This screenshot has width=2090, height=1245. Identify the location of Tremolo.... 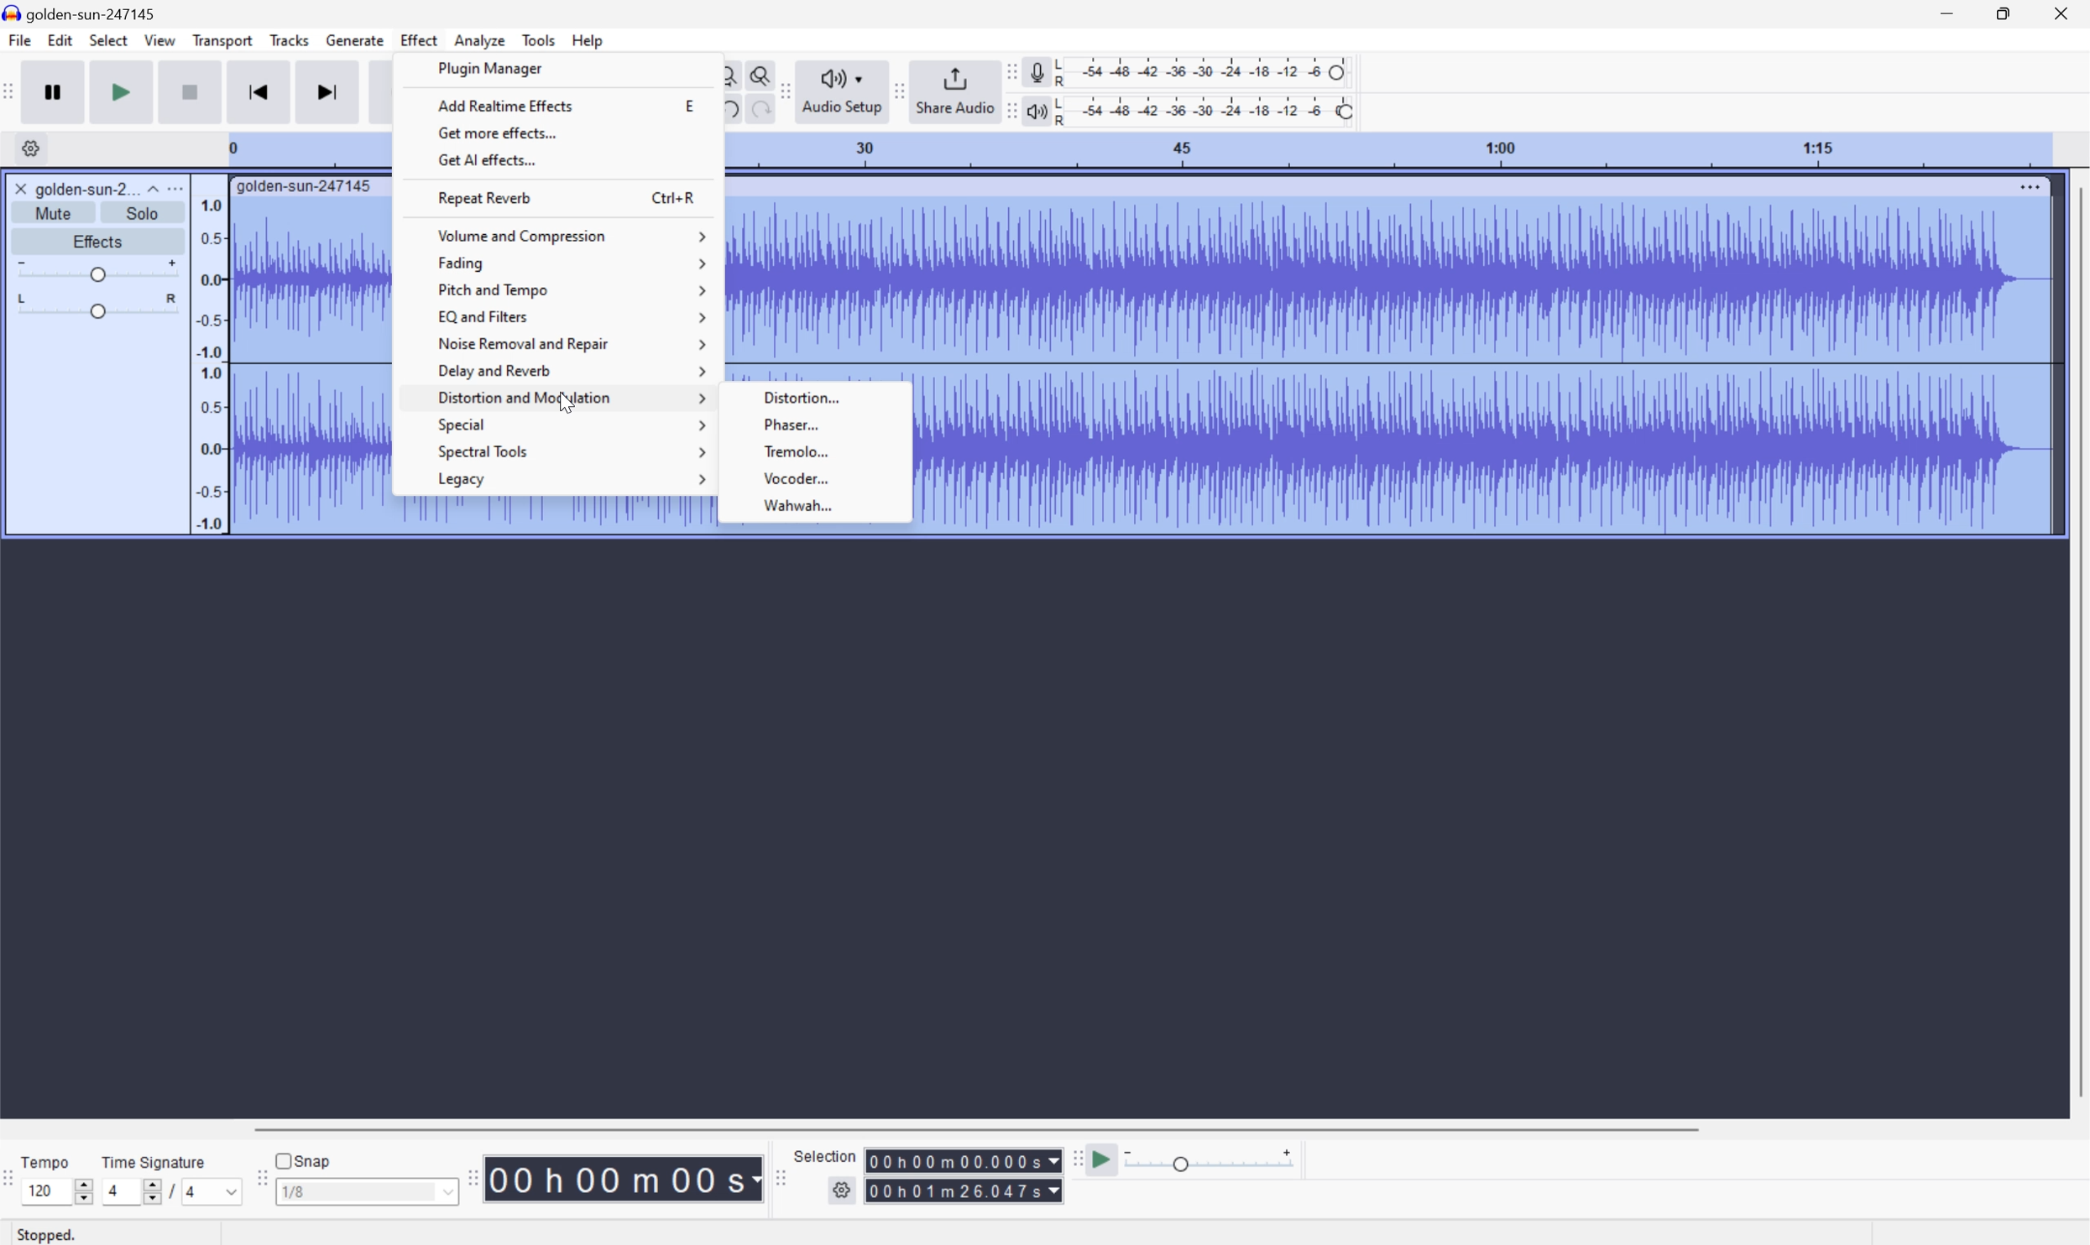
(818, 451).